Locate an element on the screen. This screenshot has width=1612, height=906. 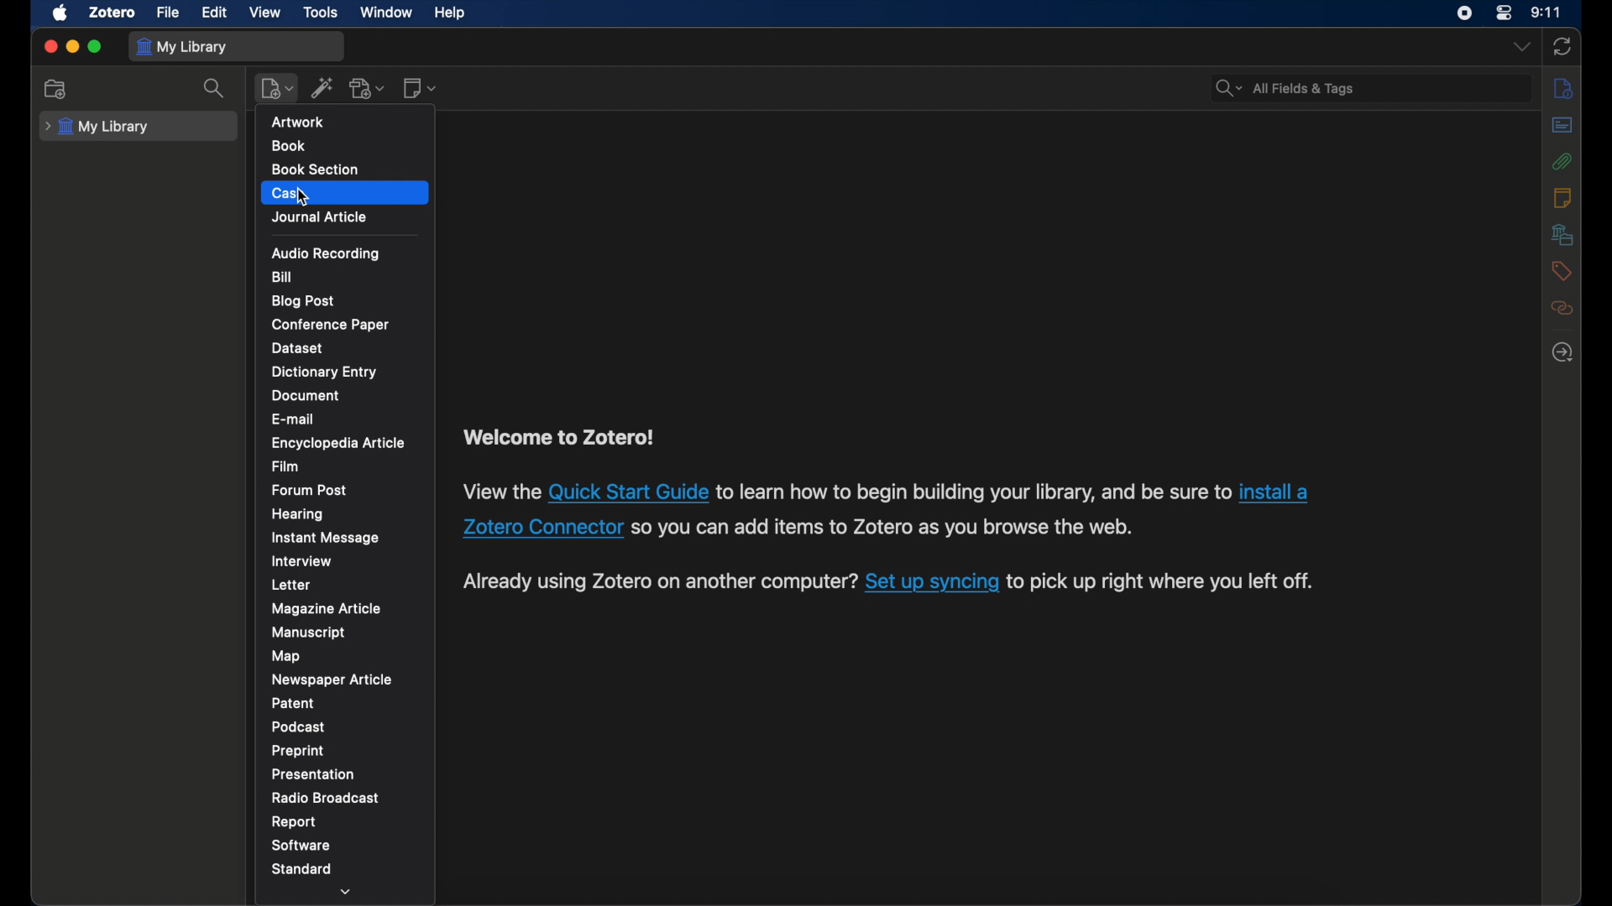
patent is located at coordinates (293, 702).